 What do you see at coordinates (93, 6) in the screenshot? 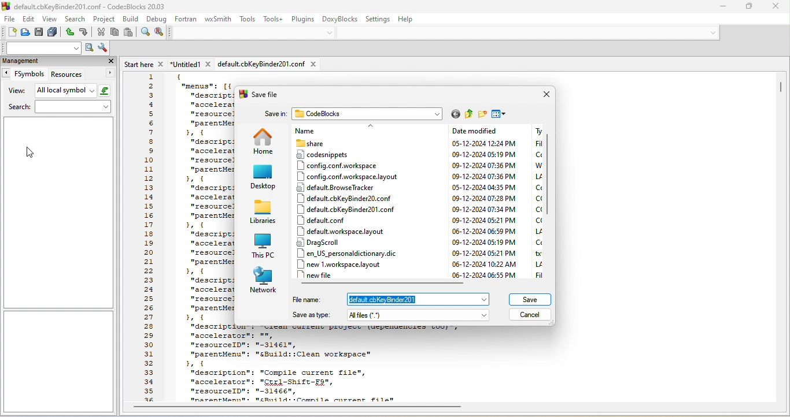
I see `default.cbKeyBinder201.conf - CodezBlocks 20.03` at bounding box center [93, 6].